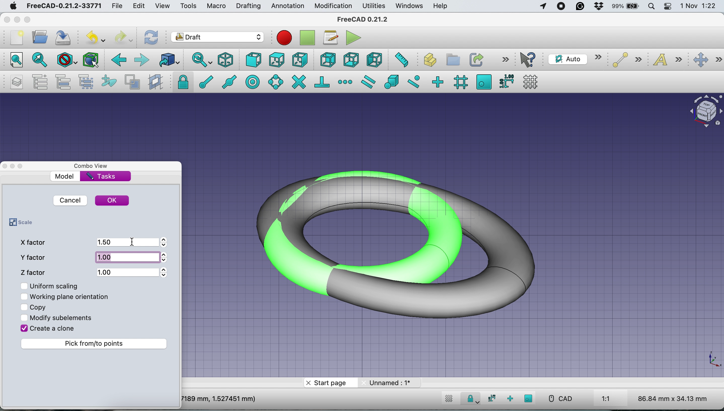  What do you see at coordinates (306, 38) in the screenshot?
I see `stop debugging` at bounding box center [306, 38].